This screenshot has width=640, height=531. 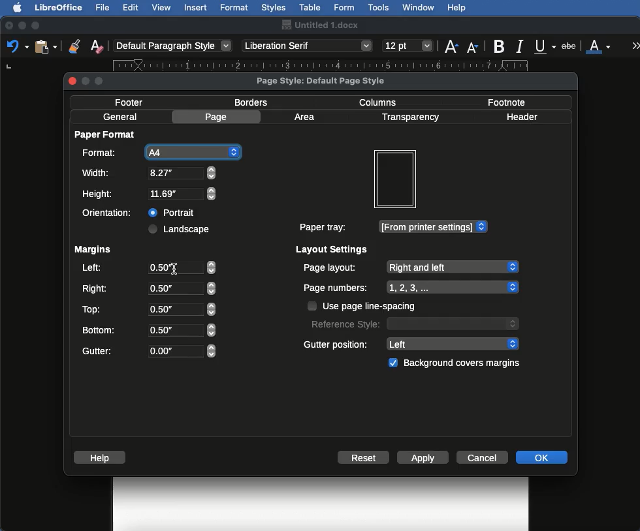 I want to click on File, so click(x=104, y=7).